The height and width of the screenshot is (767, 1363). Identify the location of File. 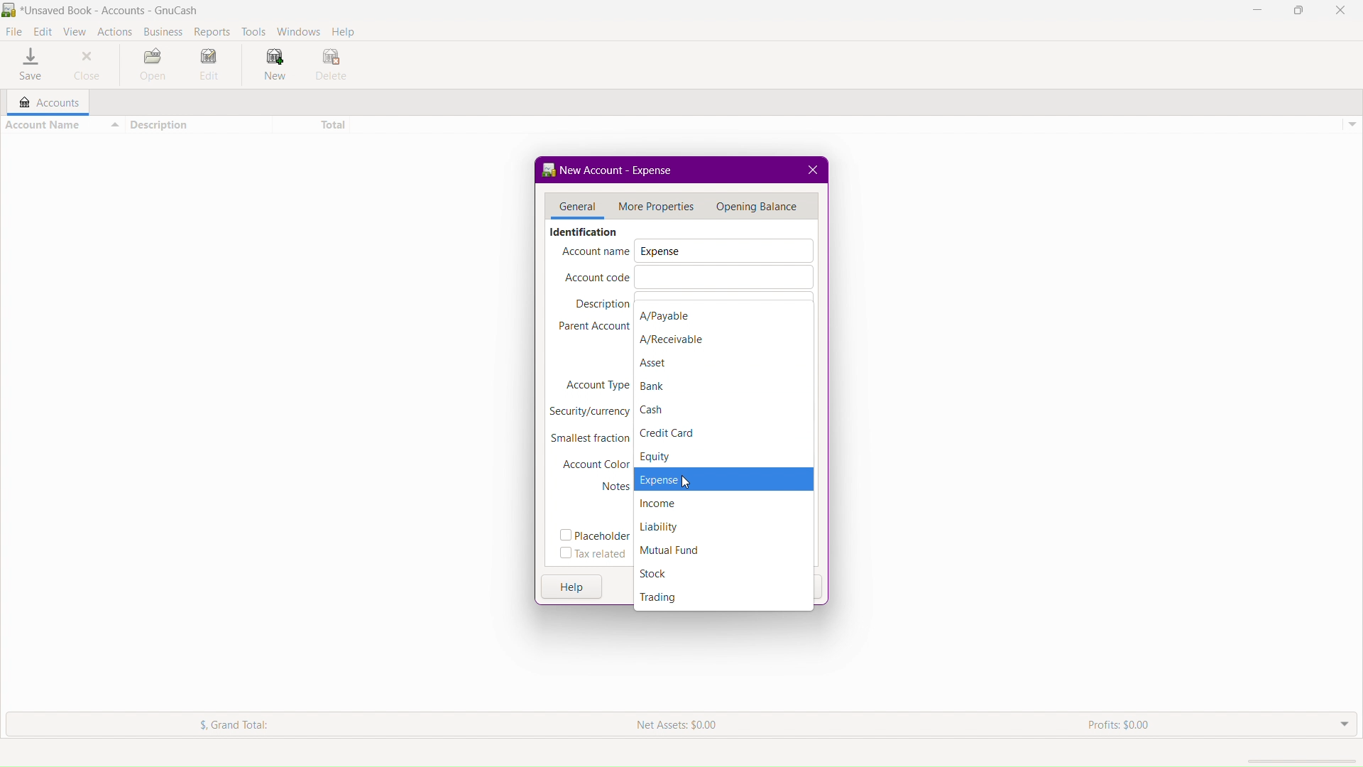
(16, 30).